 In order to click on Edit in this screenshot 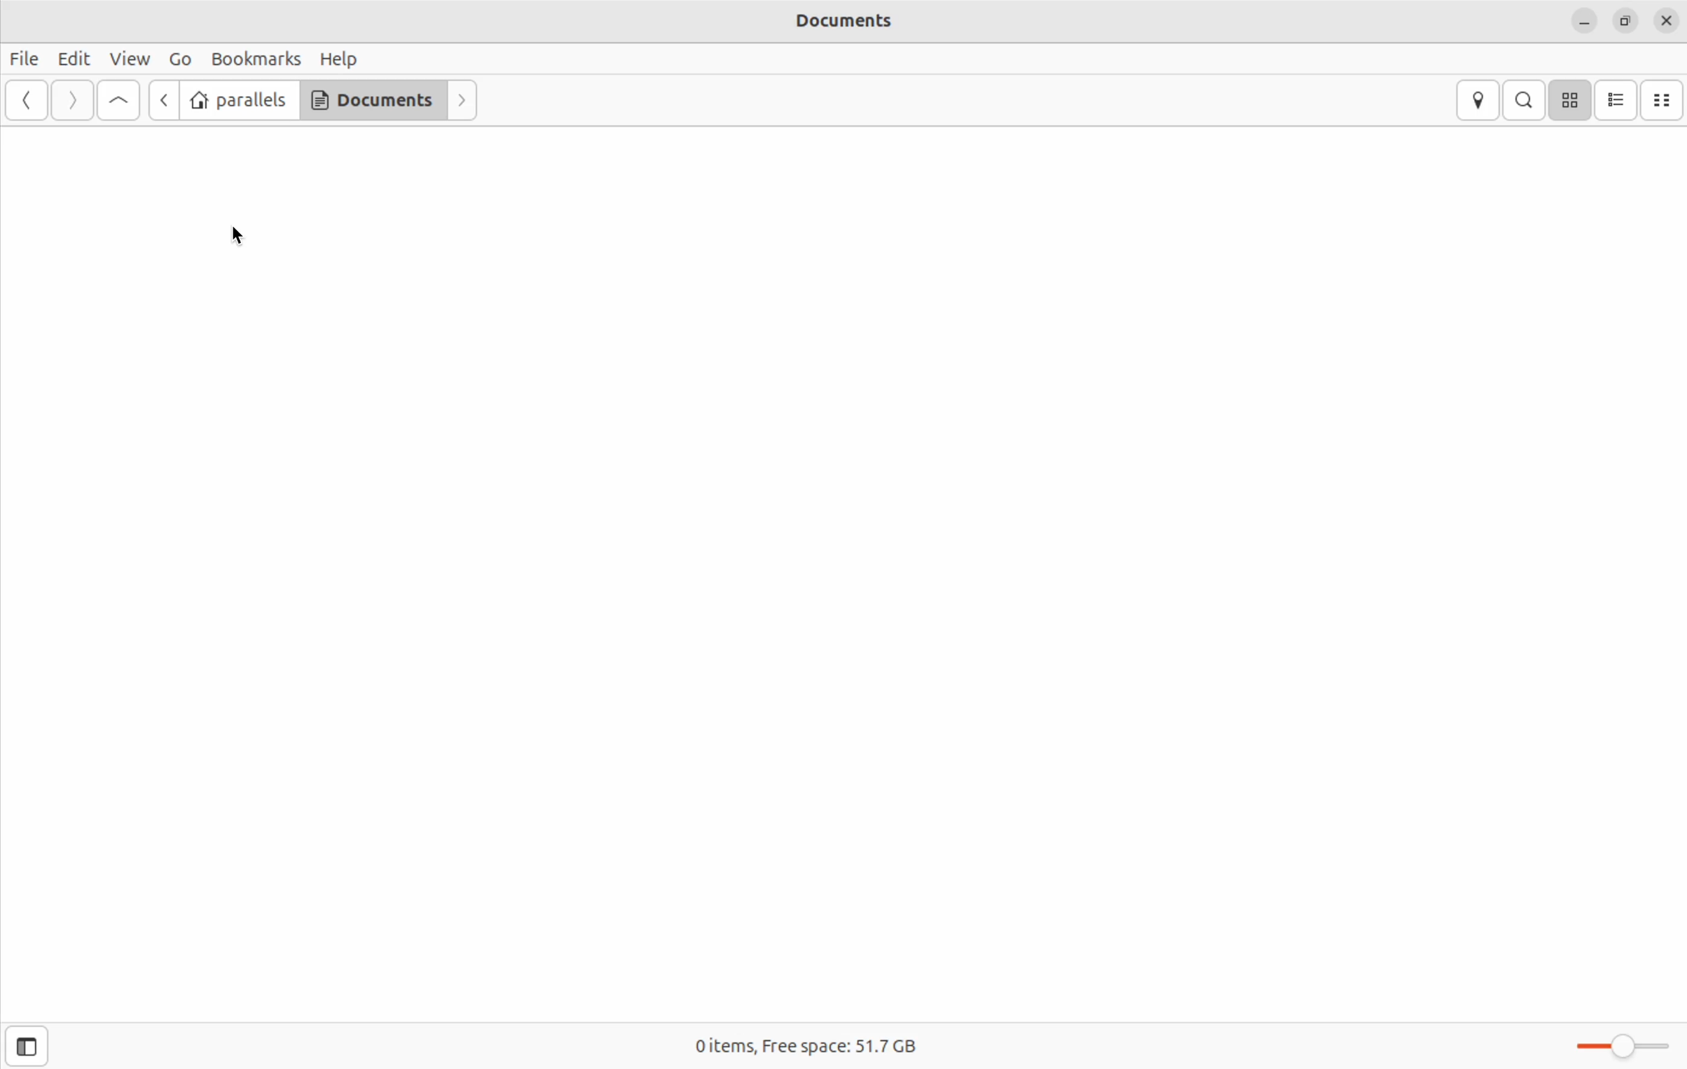, I will do `click(76, 57)`.